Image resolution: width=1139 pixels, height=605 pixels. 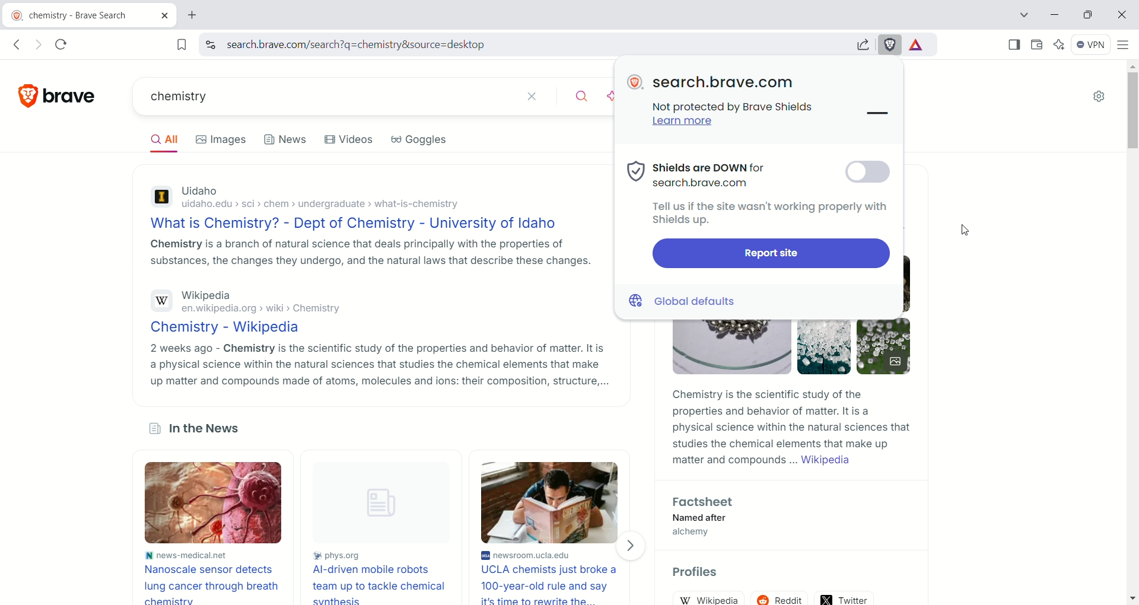 What do you see at coordinates (875, 114) in the screenshot?
I see `null` at bounding box center [875, 114].